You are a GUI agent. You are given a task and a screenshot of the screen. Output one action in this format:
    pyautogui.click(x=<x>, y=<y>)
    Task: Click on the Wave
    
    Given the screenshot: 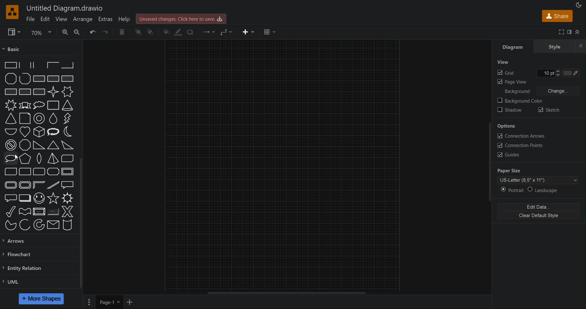 What is the action you would take?
    pyautogui.click(x=24, y=211)
    